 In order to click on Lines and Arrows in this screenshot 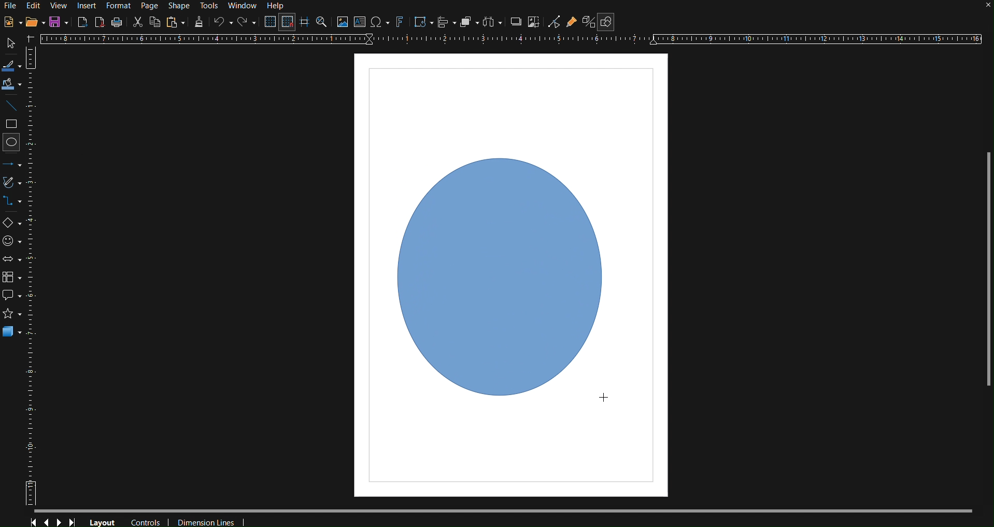, I will do `click(15, 164)`.